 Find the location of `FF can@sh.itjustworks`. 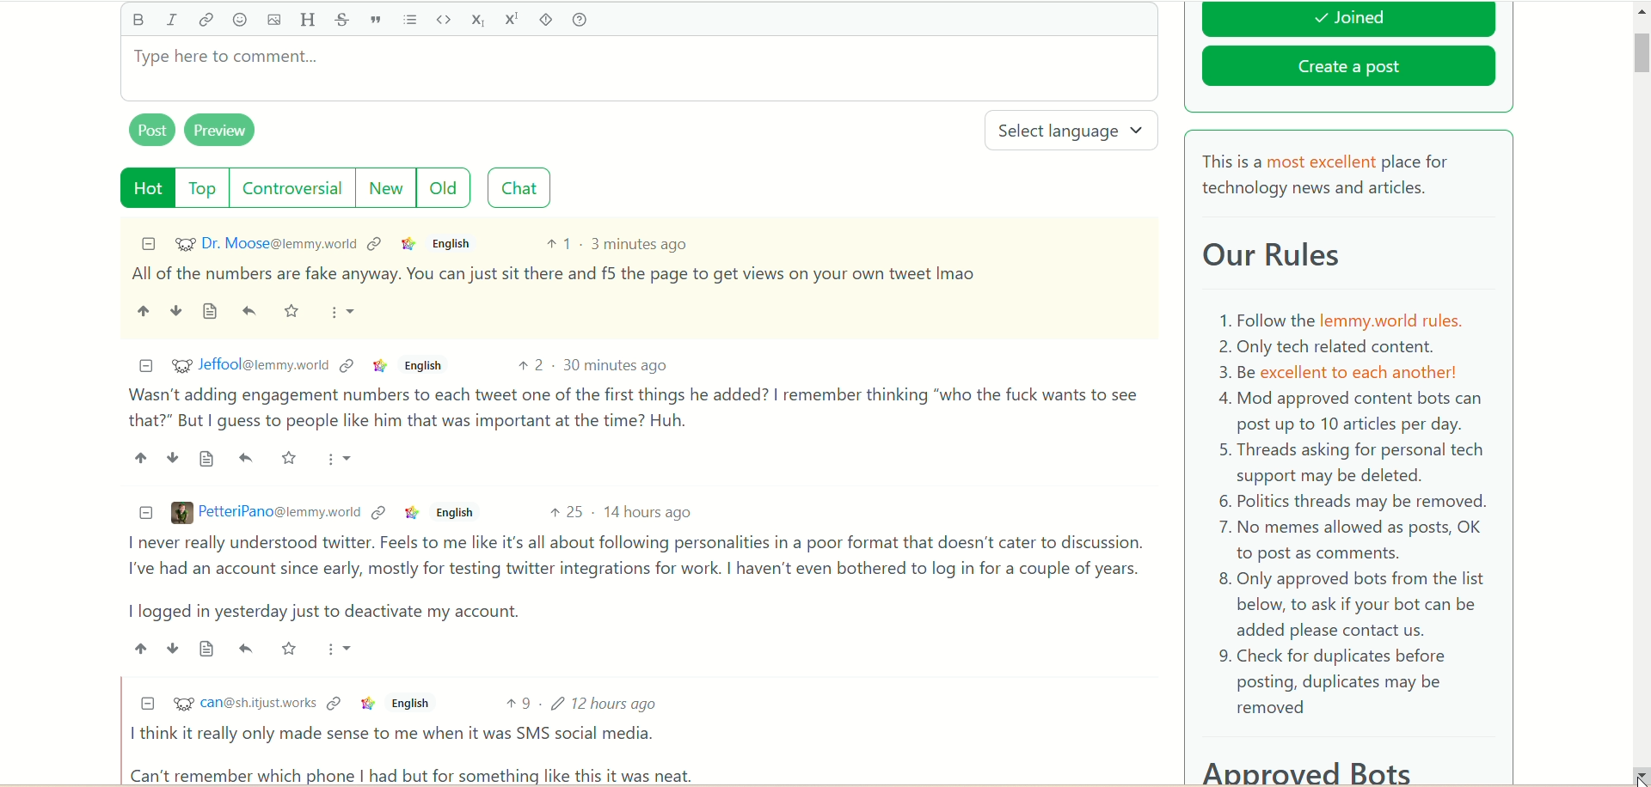

FF can@sh.itjustworks is located at coordinates (243, 705).